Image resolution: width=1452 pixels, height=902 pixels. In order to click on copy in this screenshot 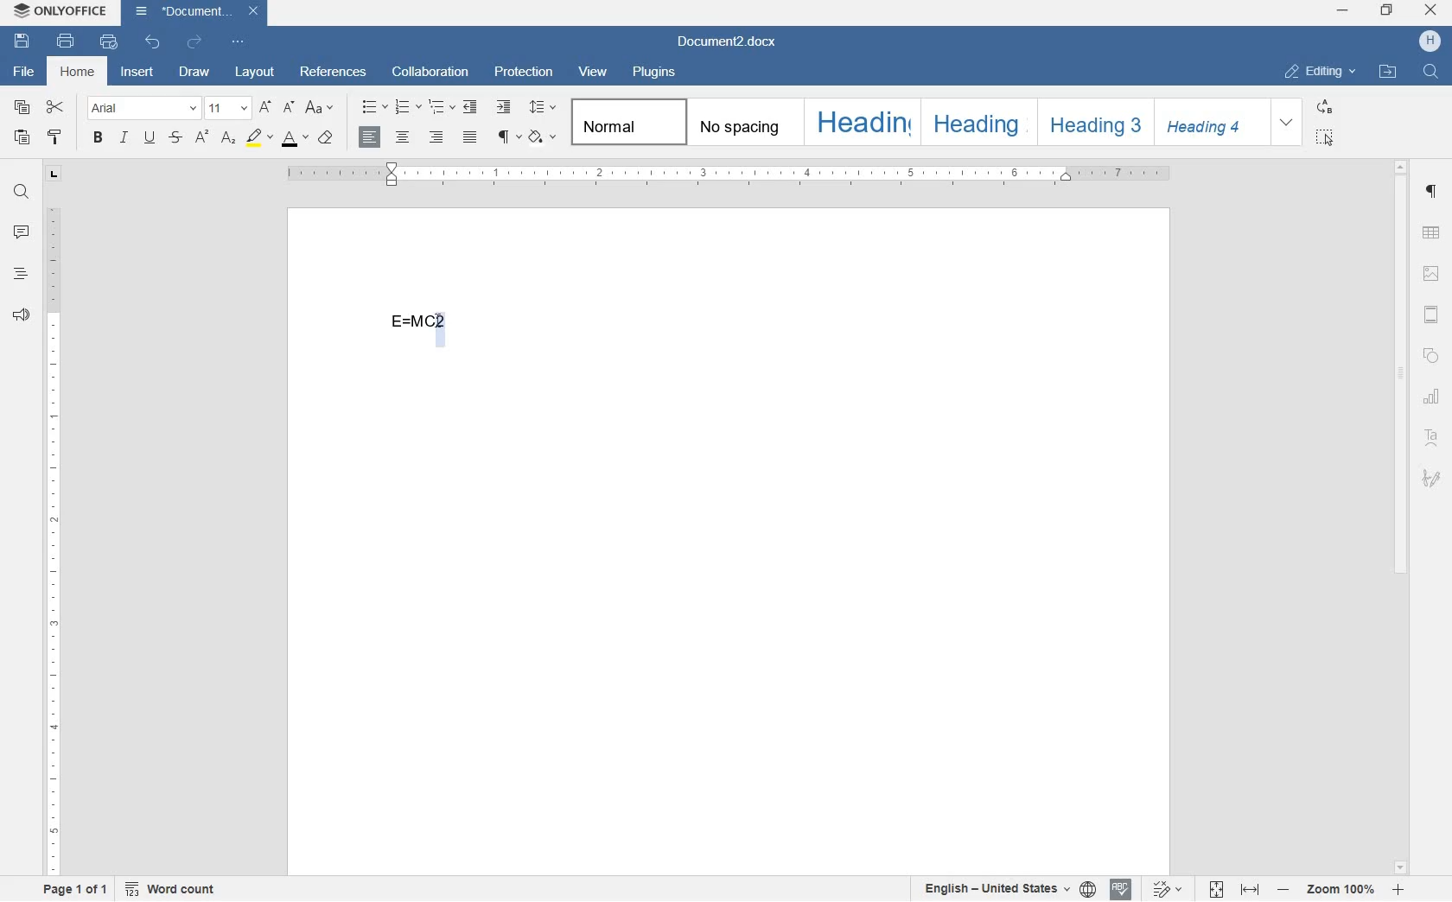, I will do `click(22, 109)`.